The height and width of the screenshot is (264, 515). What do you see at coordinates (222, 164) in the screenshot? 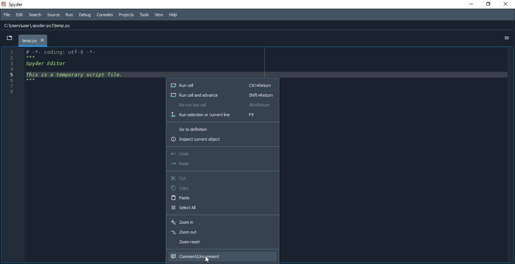
I see `Redo` at bounding box center [222, 164].